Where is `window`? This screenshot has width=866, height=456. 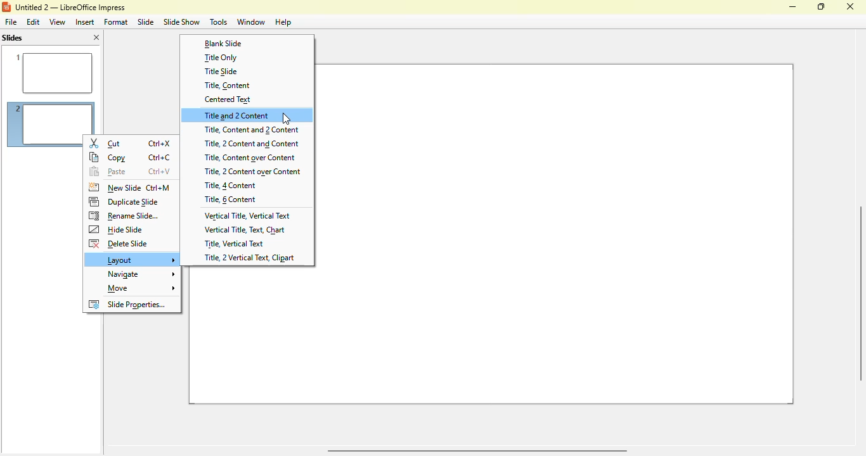 window is located at coordinates (250, 22).